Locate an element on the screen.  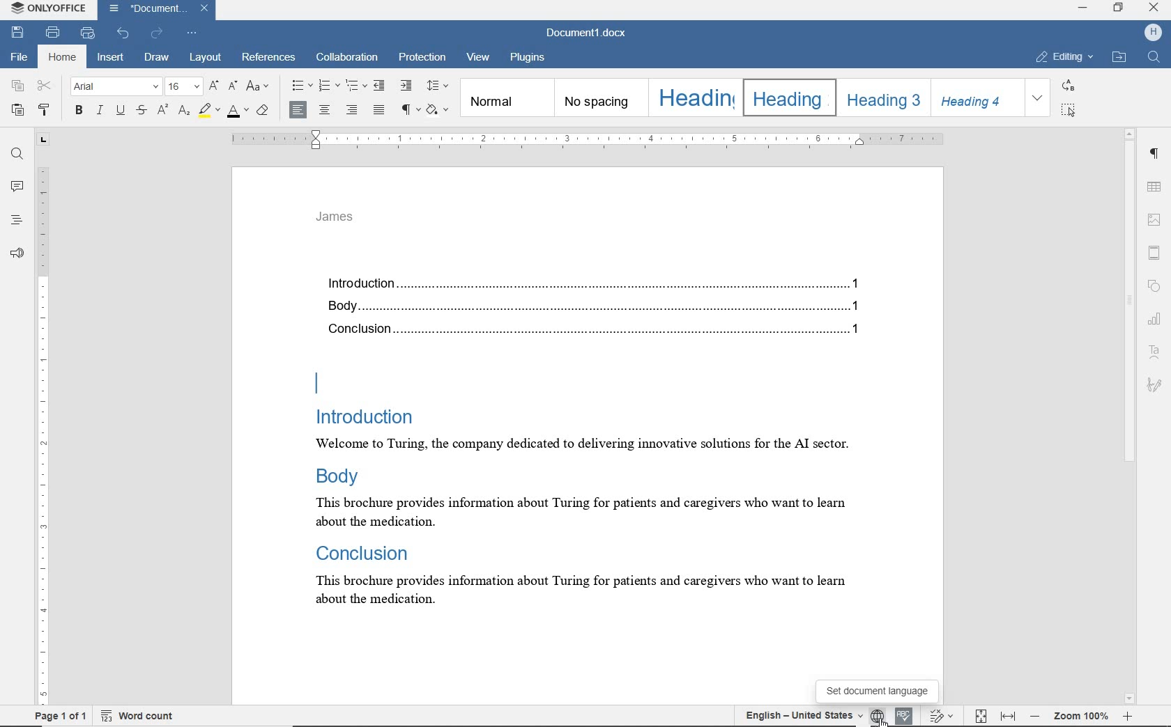
multilevel list is located at coordinates (355, 85).